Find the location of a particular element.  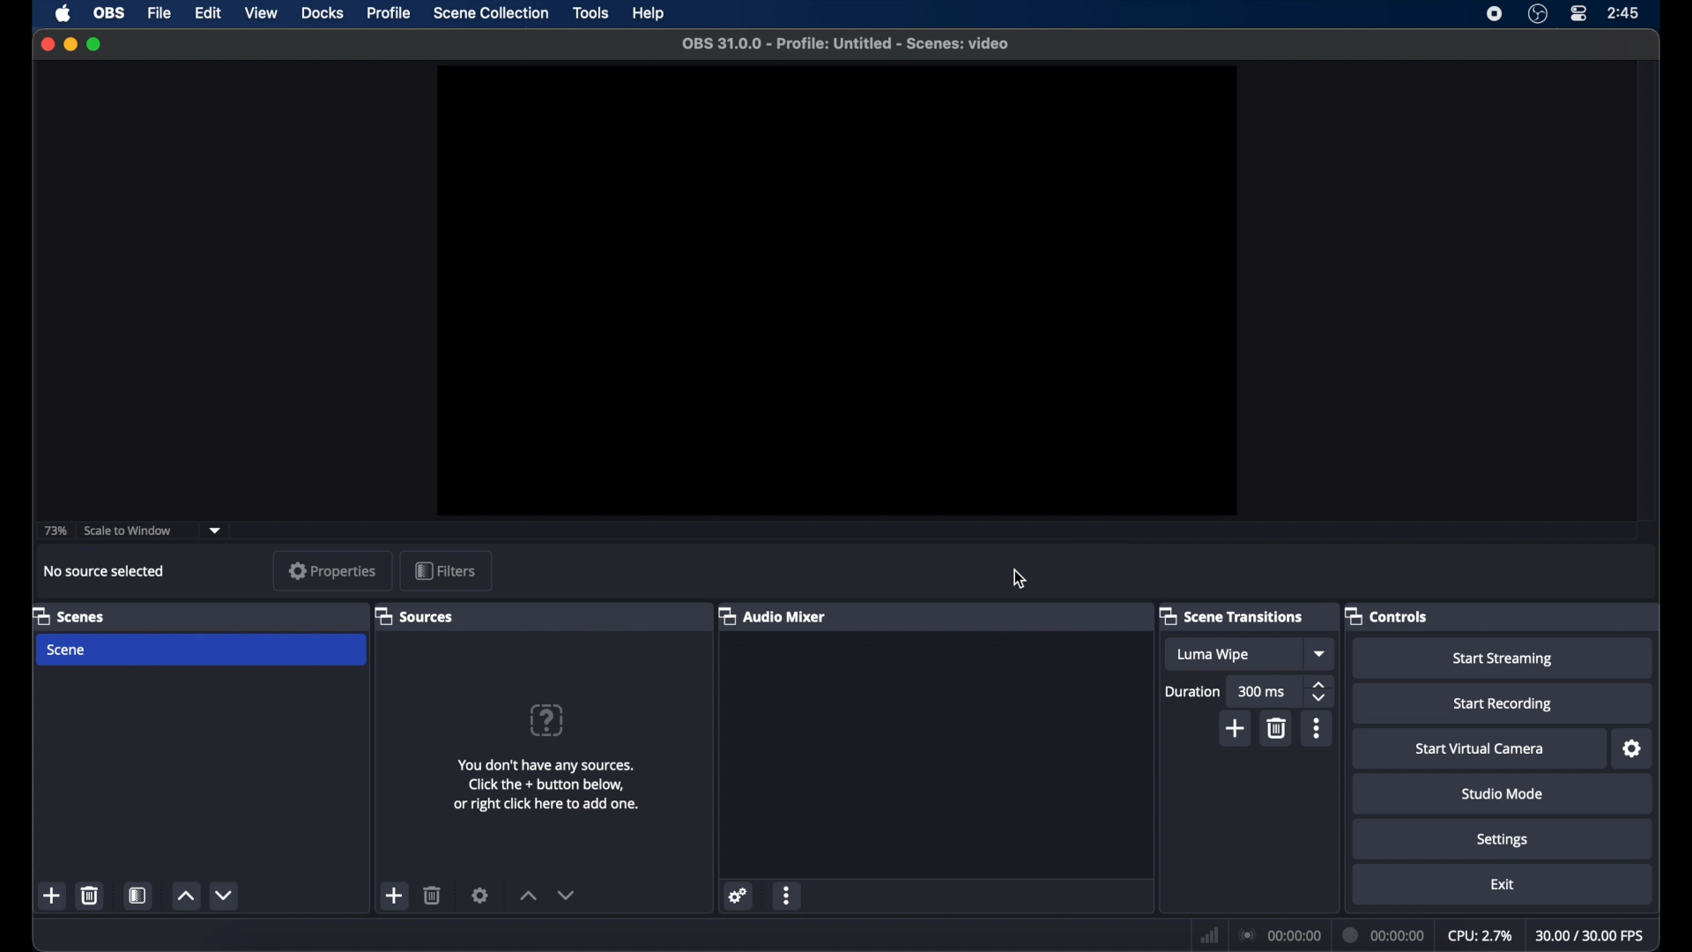

decrement is located at coordinates (566, 895).